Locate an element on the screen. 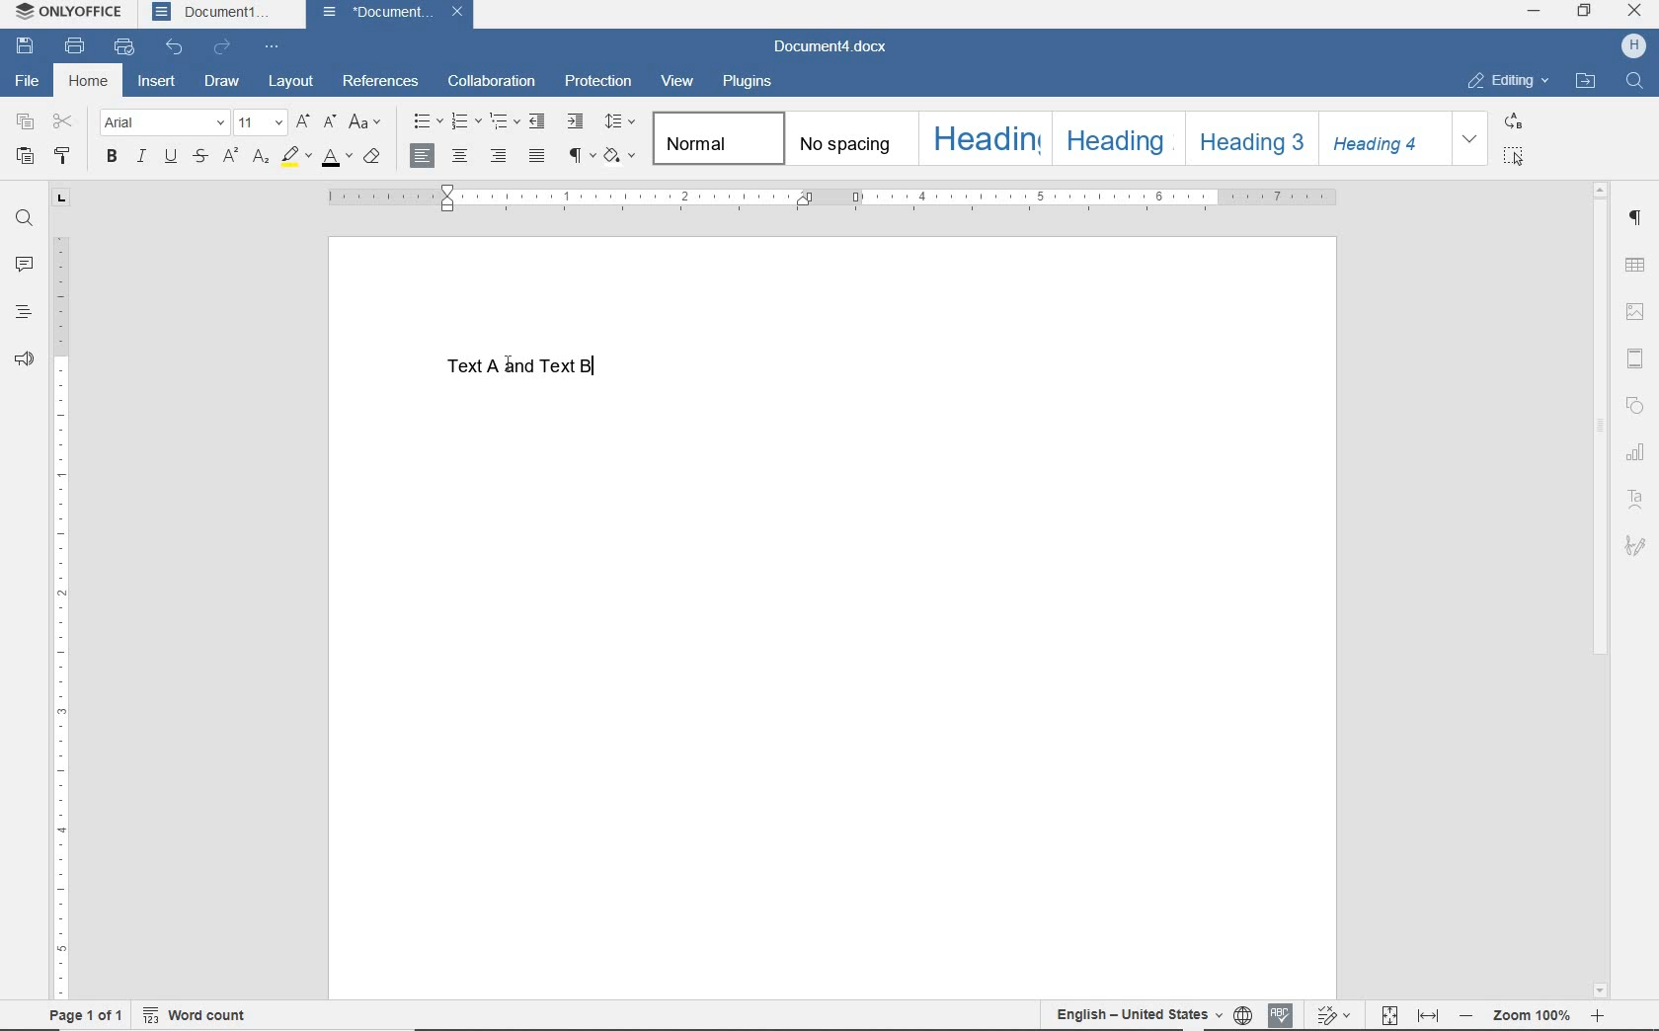 This screenshot has height=1031, width=1659. CUT is located at coordinates (64, 122).